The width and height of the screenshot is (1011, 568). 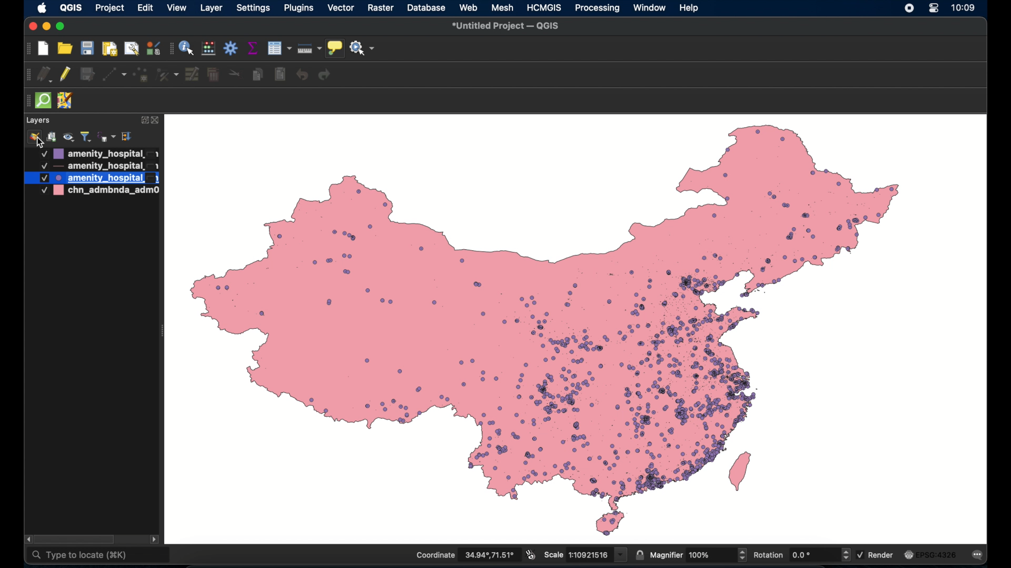 What do you see at coordinates (98, 154) in the screenshot?
I see `layer 1` at bounding box center [98, 154].